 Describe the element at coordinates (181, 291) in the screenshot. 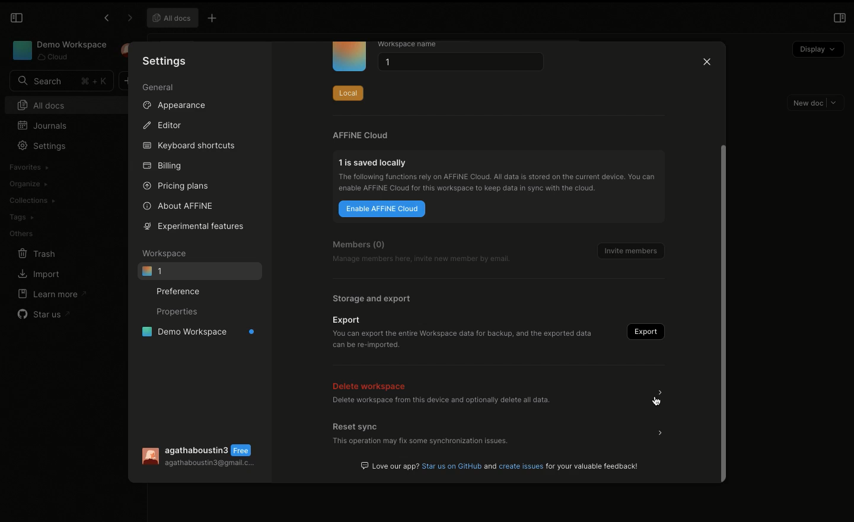

I see `Preference` at that location.